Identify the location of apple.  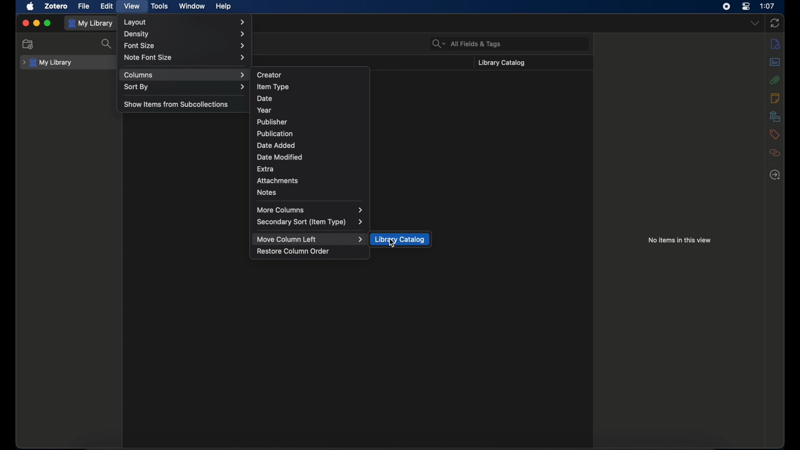
(30, 7).